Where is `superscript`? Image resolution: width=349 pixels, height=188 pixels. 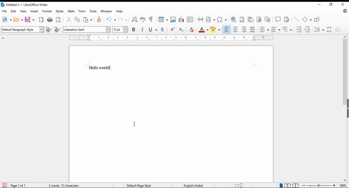
superscript is located at coordinates (173, 30).